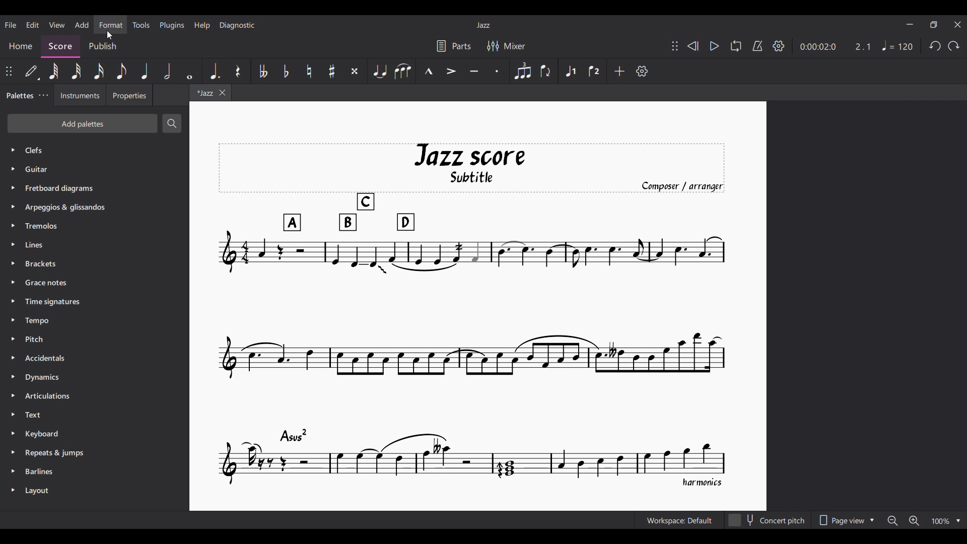 This screenshot has height=544, width=967. What do you see at coordinates (40, 170) in the screenshot?
I see `Guitar` at bounding box center [40, 170].